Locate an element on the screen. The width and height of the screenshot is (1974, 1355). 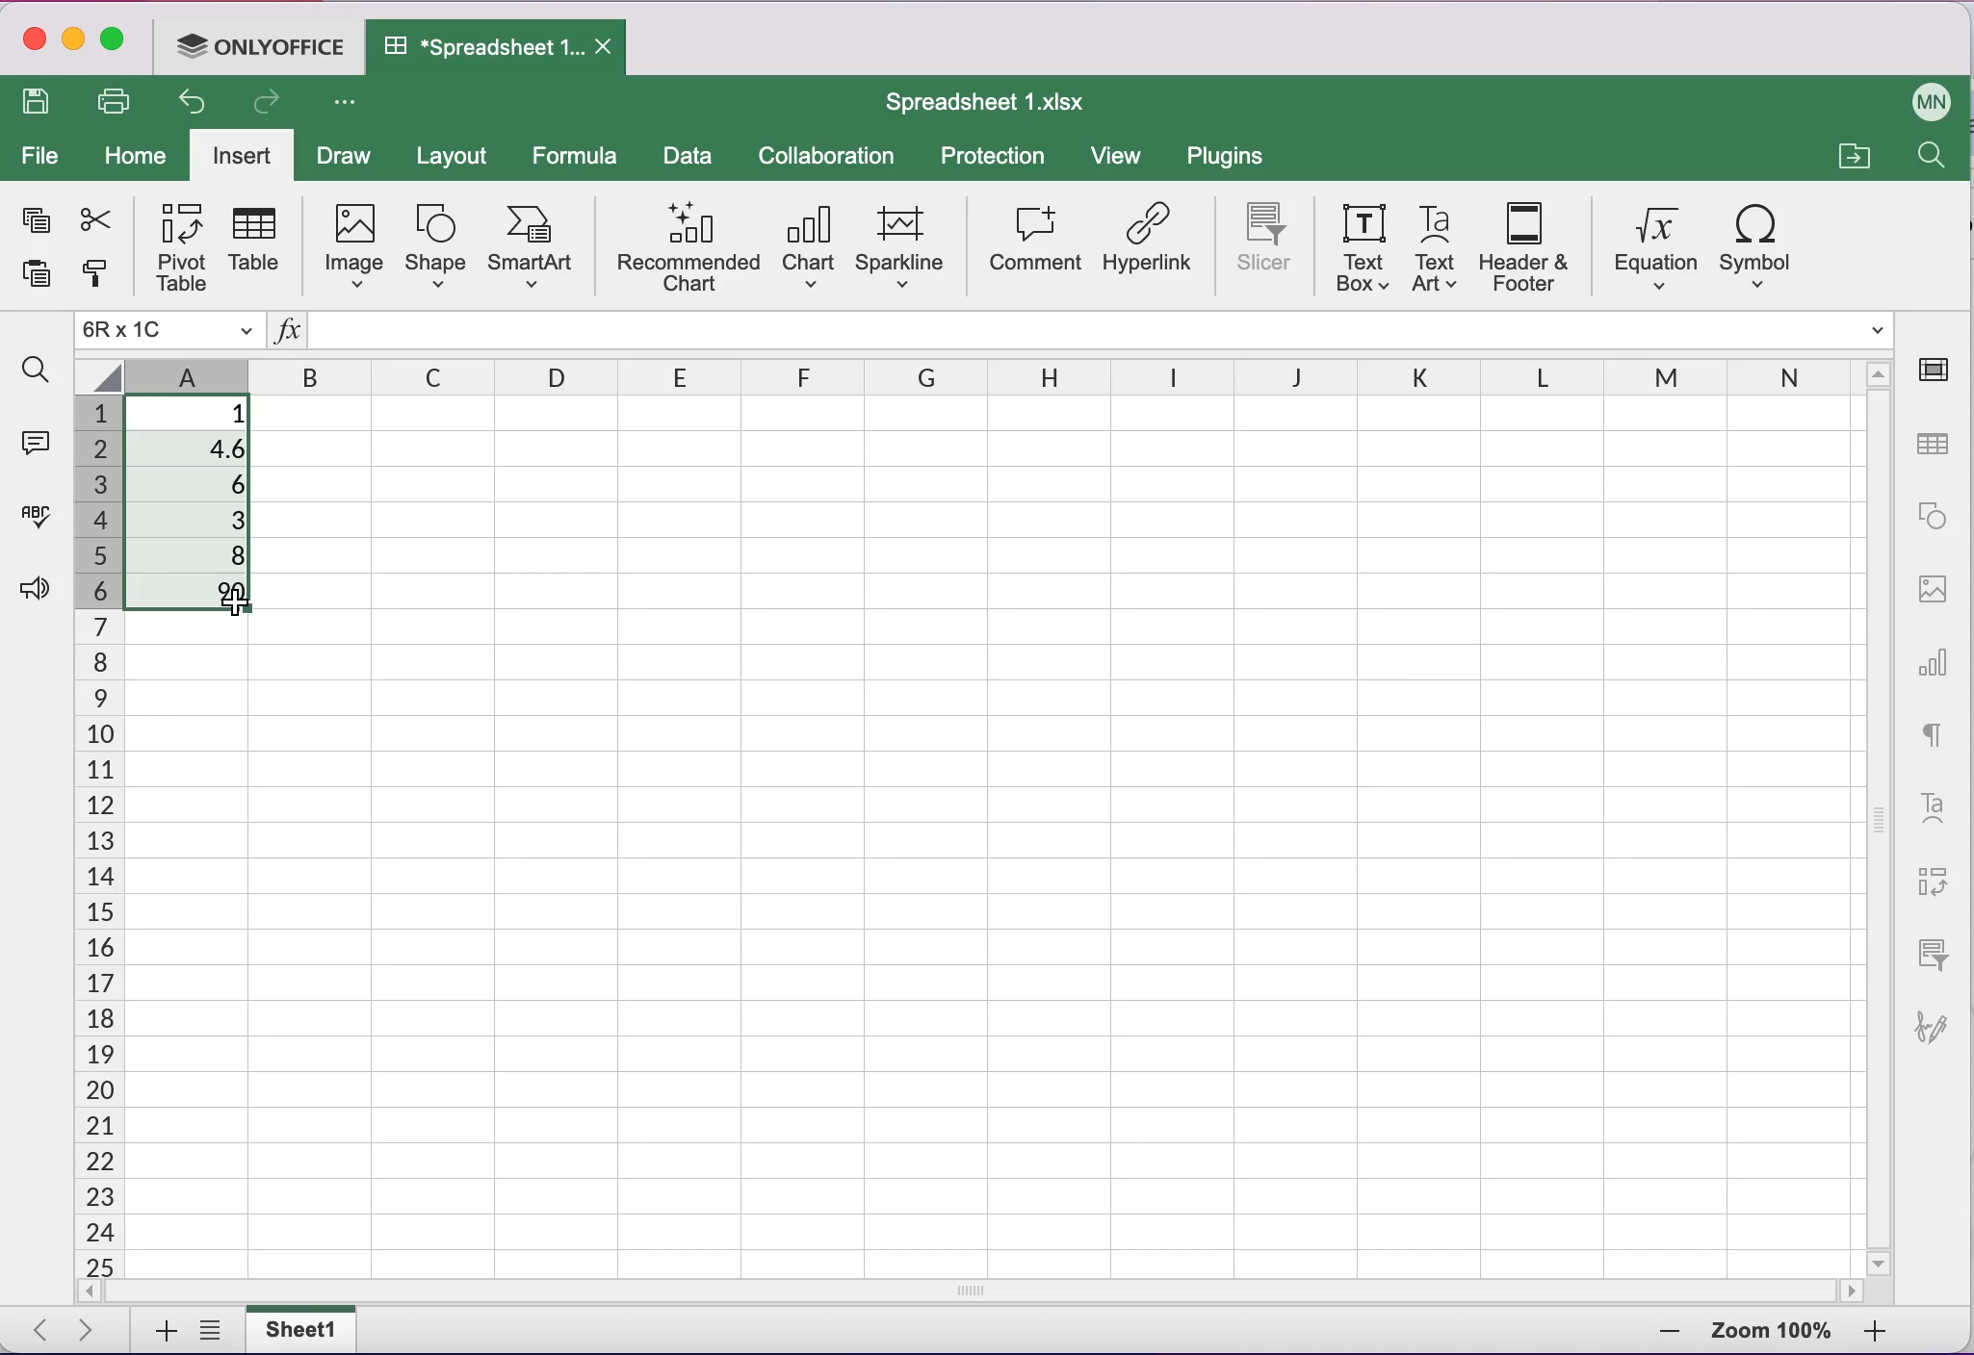
comment is located at coordinates (1034, 245).